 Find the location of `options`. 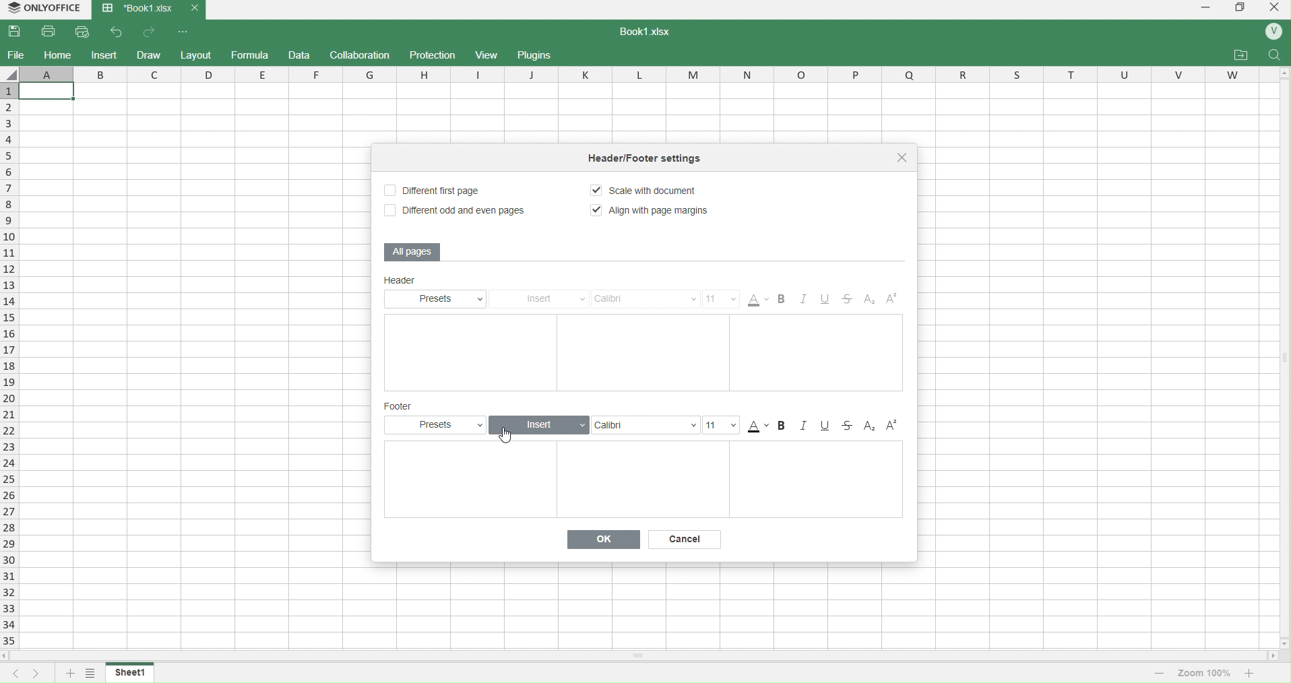

options is located at coordinates (90, 674).